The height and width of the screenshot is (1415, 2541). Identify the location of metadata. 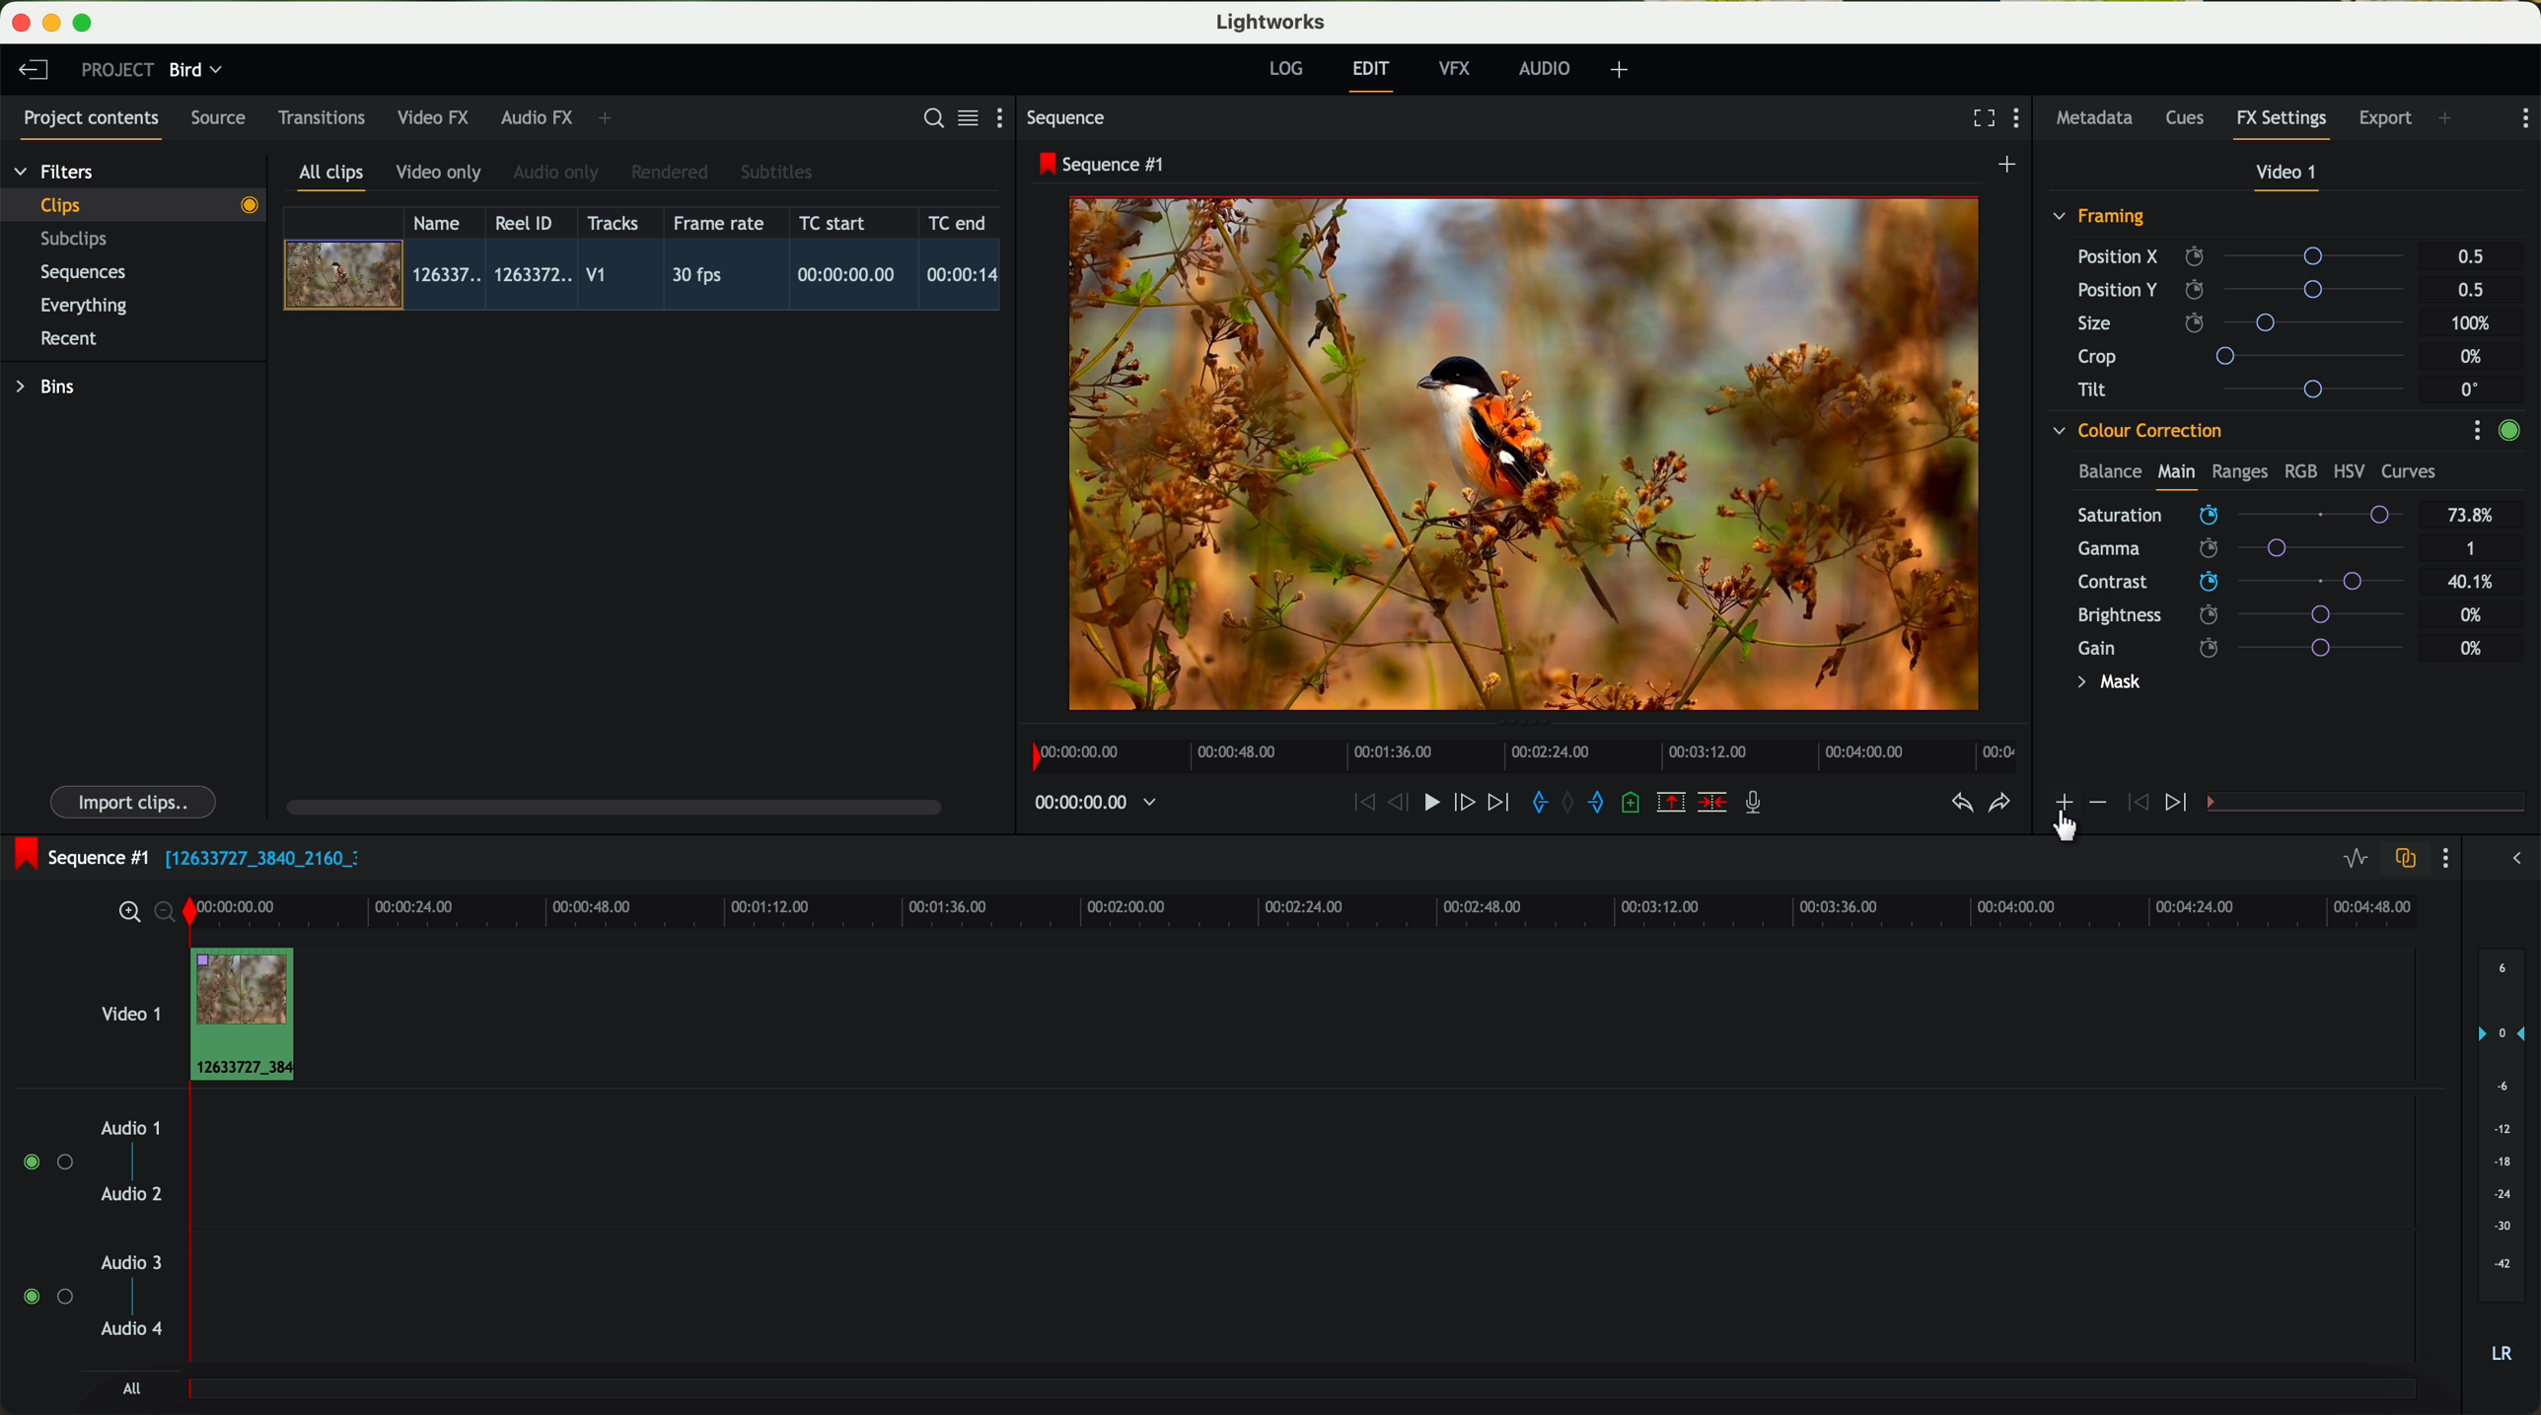
(2099, 119).